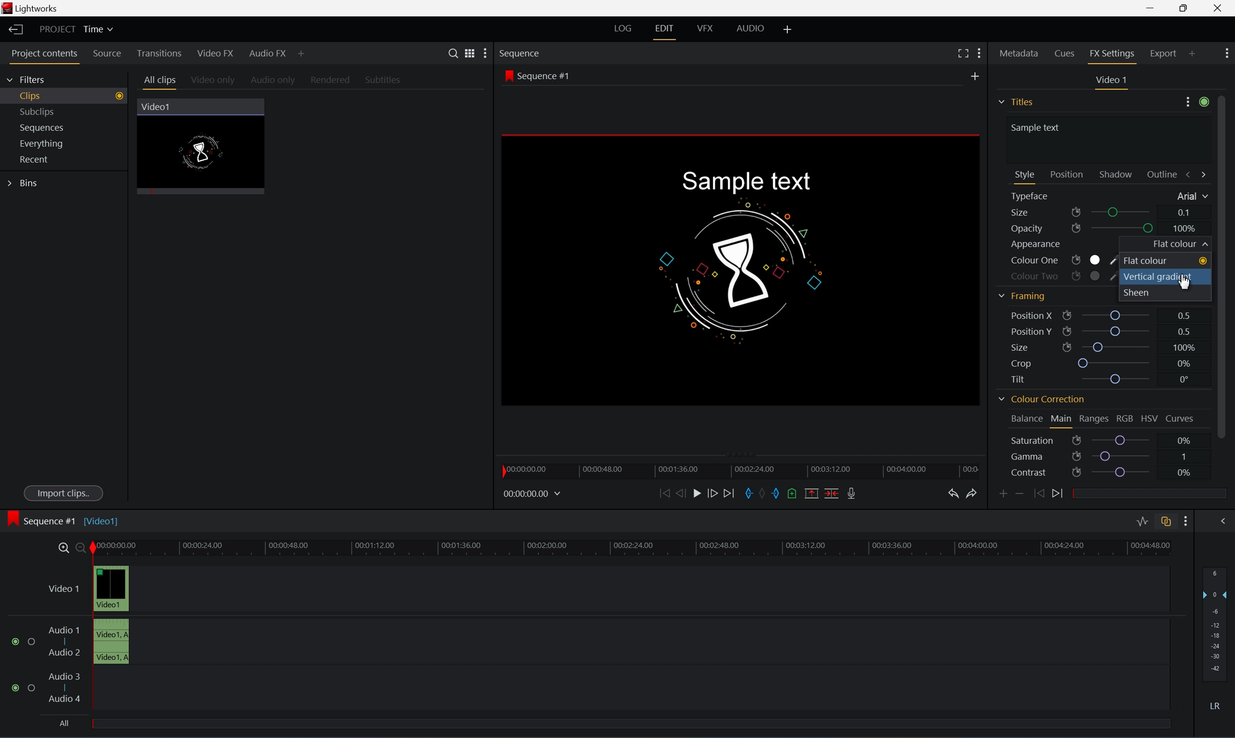 Image resolution: width=1235 pixels, height=738 pixels. Describe the element at coordinates (1125, 229) in the screenshot. I see `slider` at that location.